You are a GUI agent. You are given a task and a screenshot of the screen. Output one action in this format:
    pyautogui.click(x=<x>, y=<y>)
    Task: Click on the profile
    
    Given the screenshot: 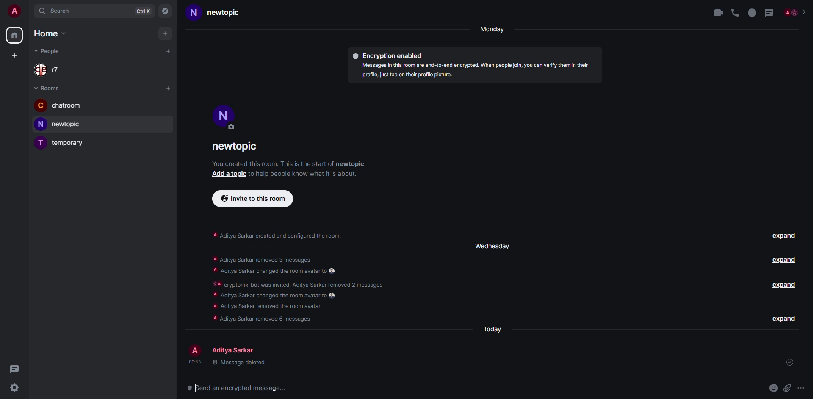 What is the action you would take?
    pyautogui.click(x=14, y=11)
    